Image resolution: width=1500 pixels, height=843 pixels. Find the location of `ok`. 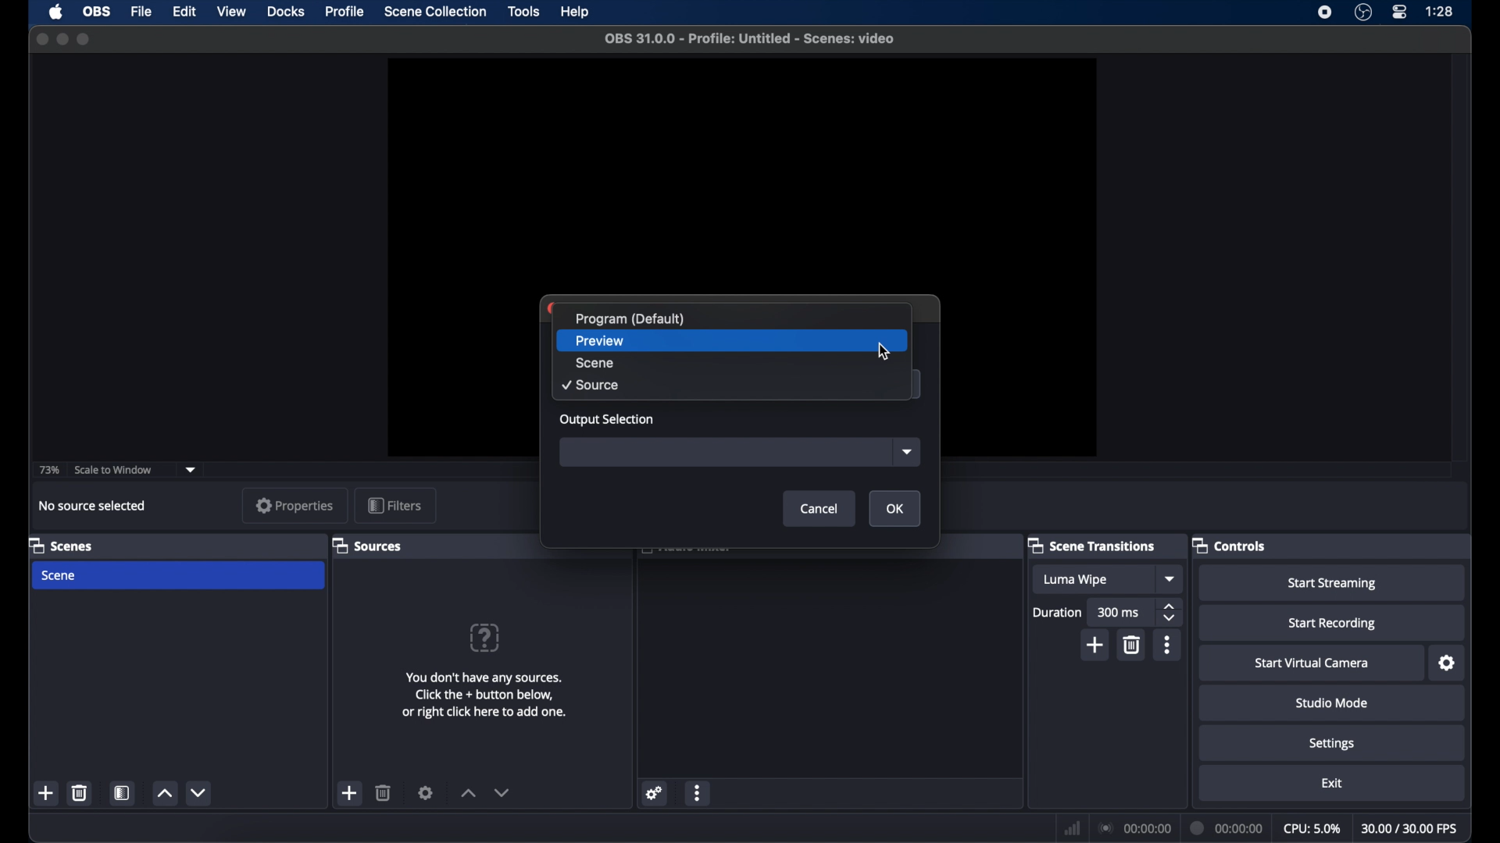

ok is located at coordinates (895, 508).